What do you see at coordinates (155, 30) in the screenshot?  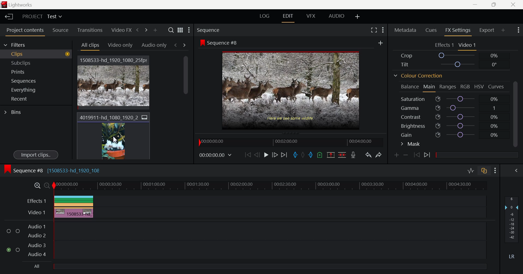 I see `Add Panel` at bounding box center [155, 30].